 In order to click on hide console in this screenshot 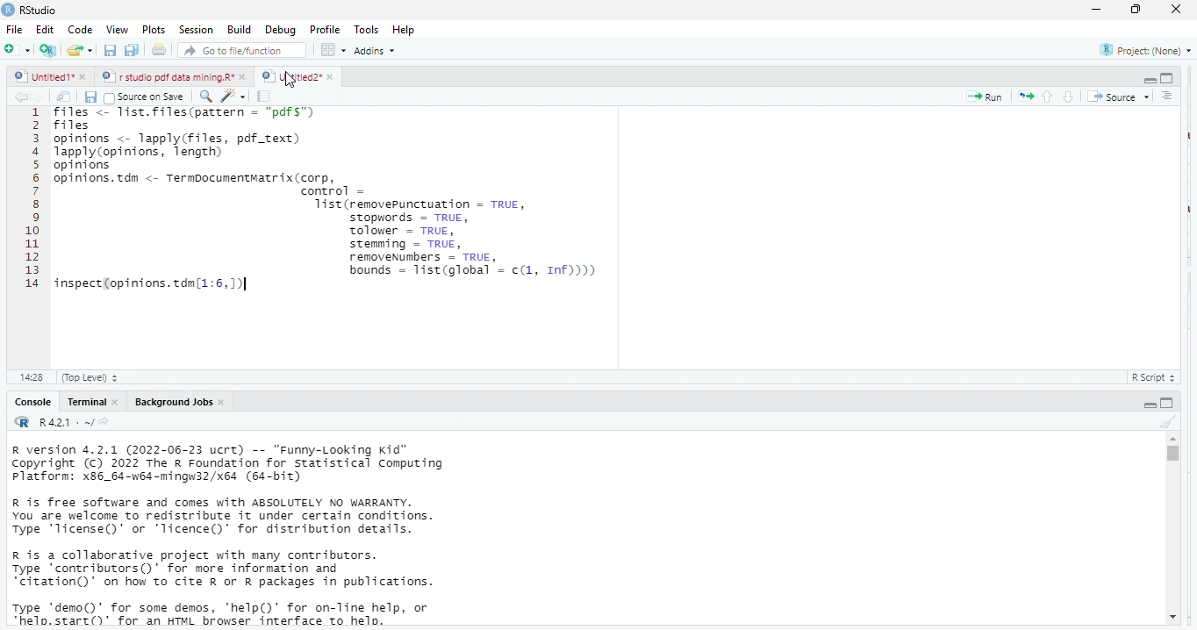, I will do `click(1168, 402)`.